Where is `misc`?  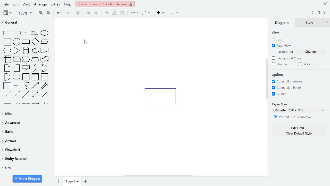
misc is located at coordinates (26, 113).